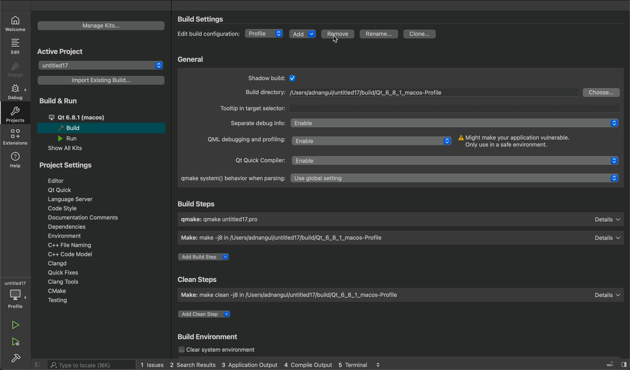 This screenshot has height=370, width=630. What do you see at coordinates (16, 342) in the screenshot?
I see `run and debug` at bounding box center [16, 342].